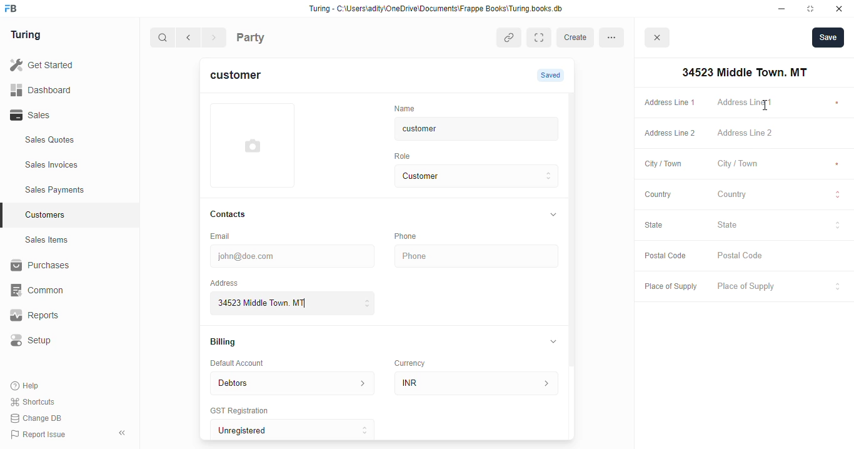 This screenshot has width=854, height=449. What do you see at coordinates (780, 196) in the screenshot?
I see `Country` at bounding box center [780, 196].